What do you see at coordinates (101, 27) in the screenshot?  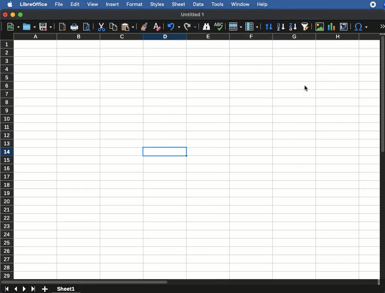 I see `cut` at bounding box center [101, 27].